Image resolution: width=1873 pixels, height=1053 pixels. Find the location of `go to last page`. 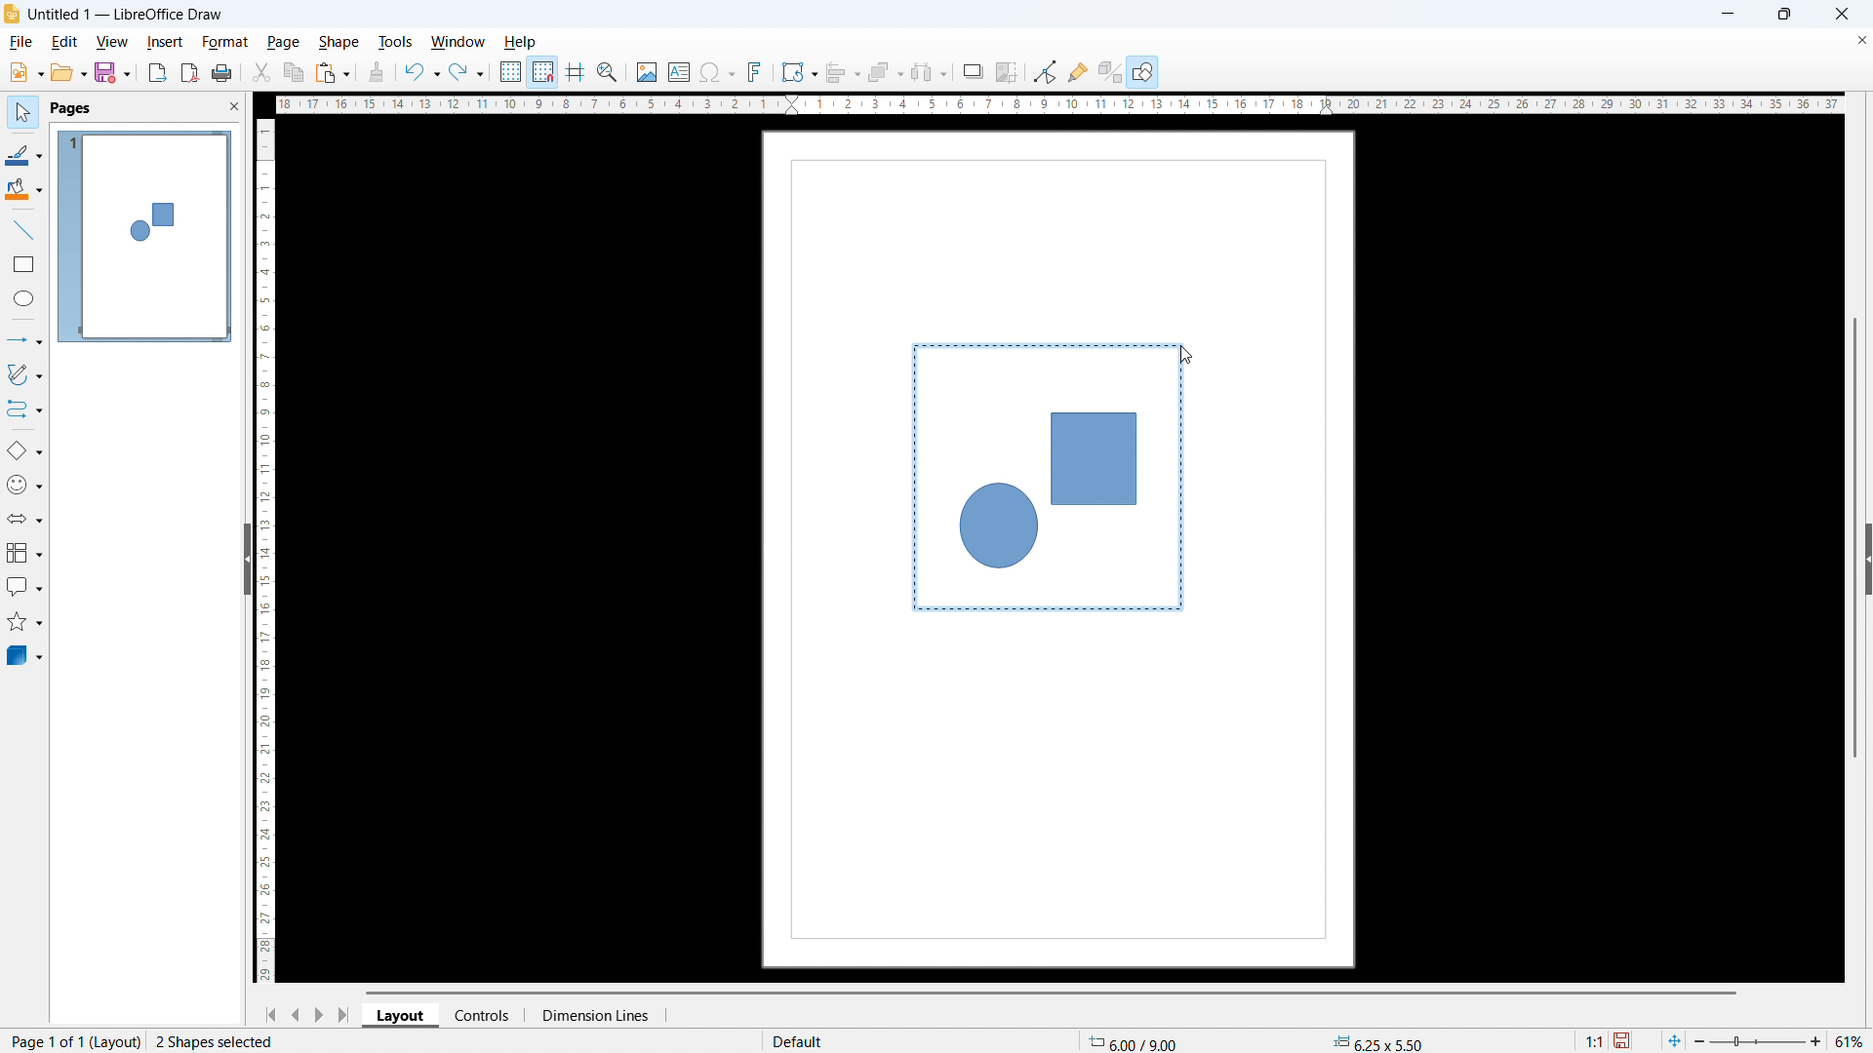

go to last page is located at coordinates (347, 1016).